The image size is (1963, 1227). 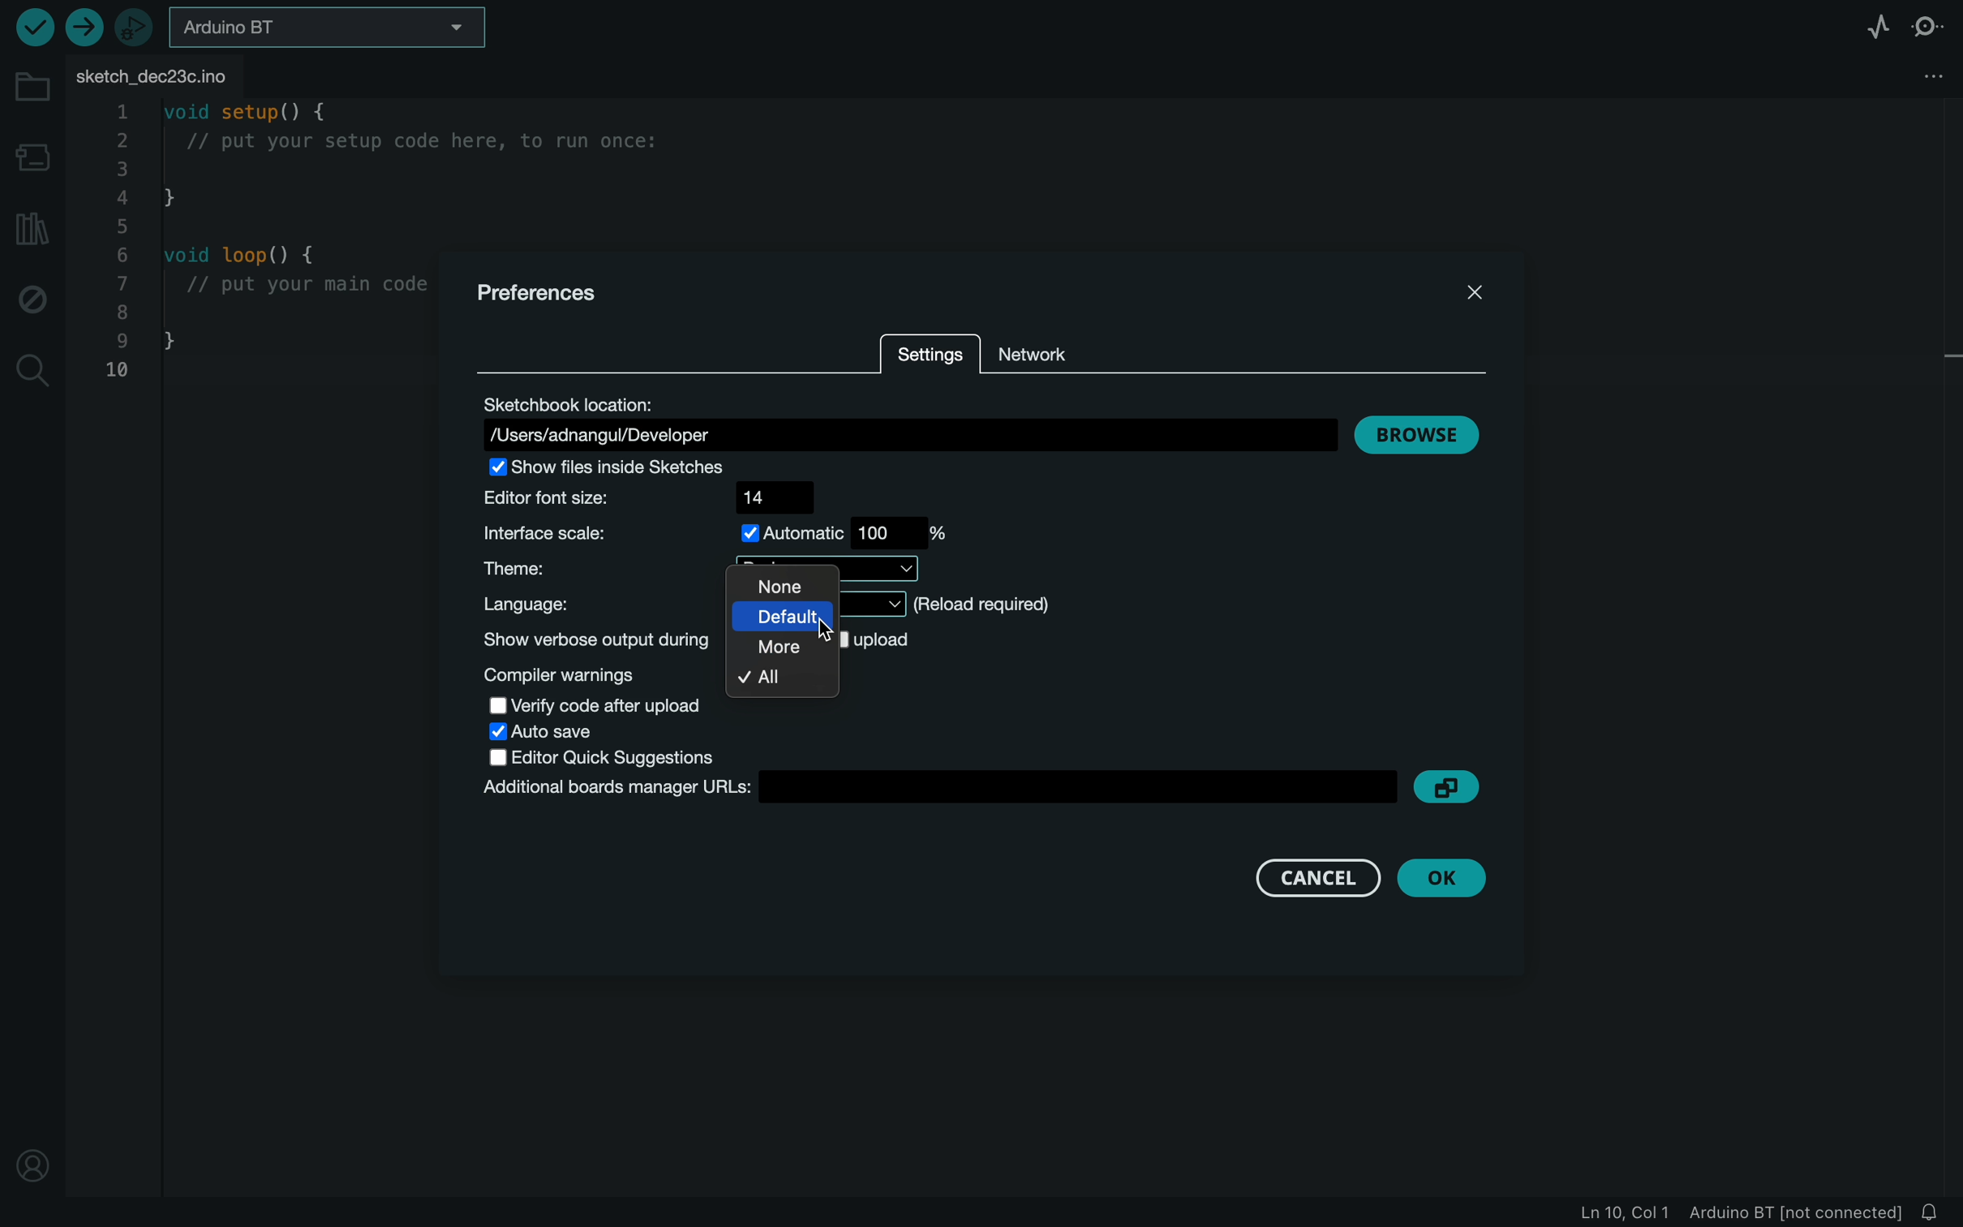 What do you see at coordinates (823, 631) in the screenshot?
I see `cursor` at bounding box center [823, 631].